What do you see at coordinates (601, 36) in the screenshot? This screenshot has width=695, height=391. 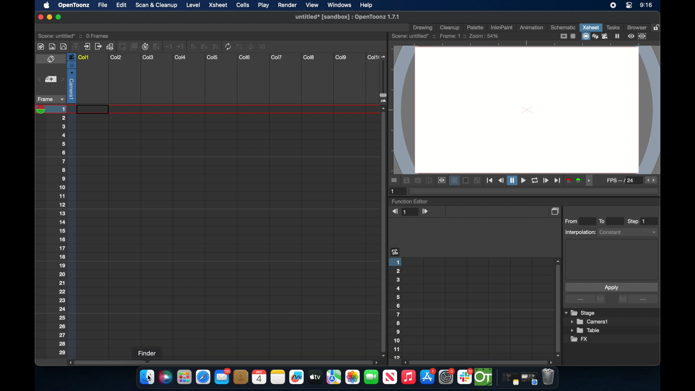 I see `view modes` at bounding box center [601, 36].